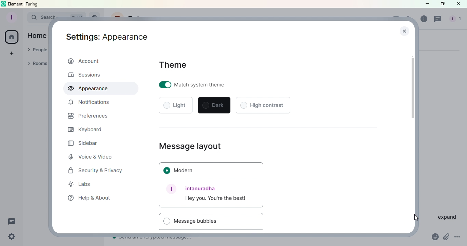 The image size is (467, 246). I want to click on Voice and video, so click(93, 157).